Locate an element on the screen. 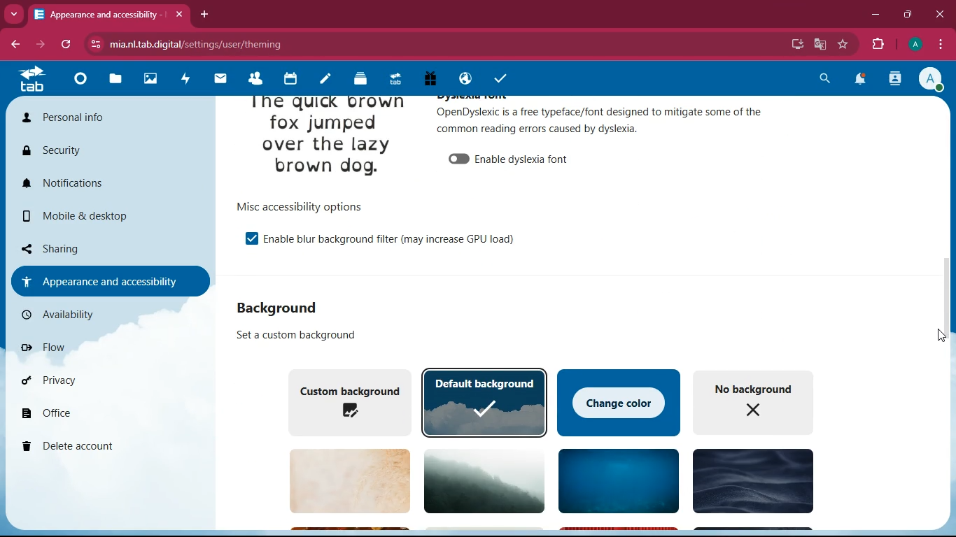 The height and width of the screenshot is (537, 956). office is located at coordinates (107, 415).